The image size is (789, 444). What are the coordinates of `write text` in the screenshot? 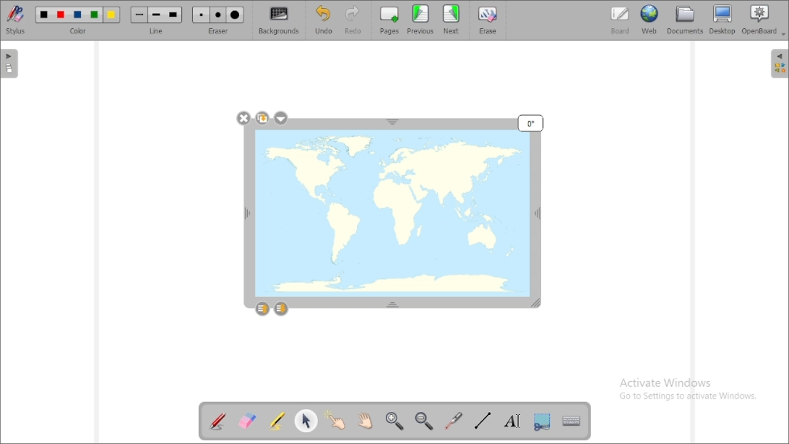 It's located at (513, 421).